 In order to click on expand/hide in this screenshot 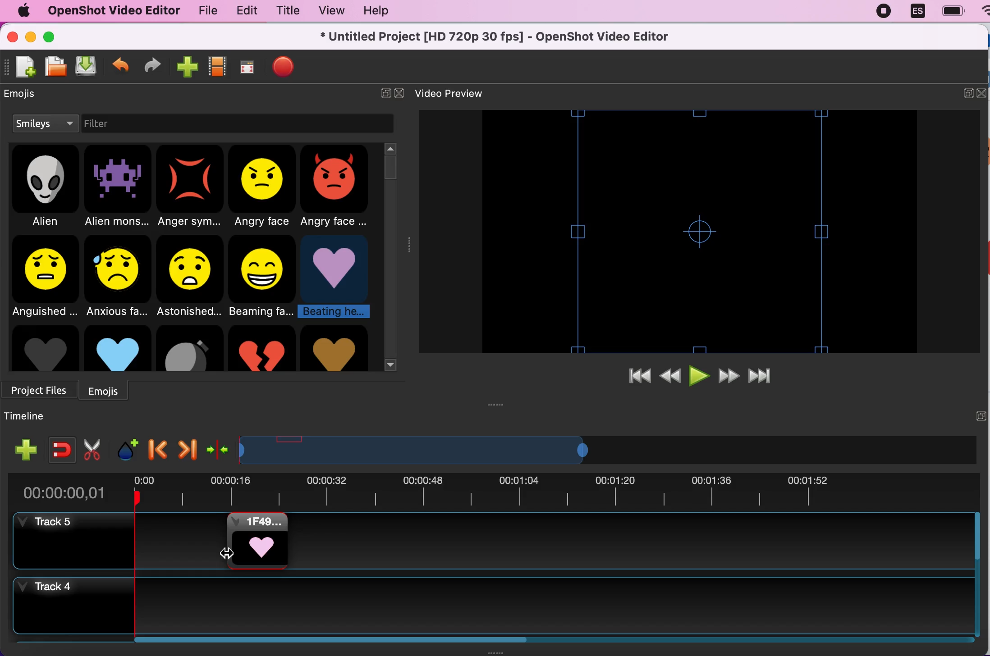, I will do `click(980, 415)`.